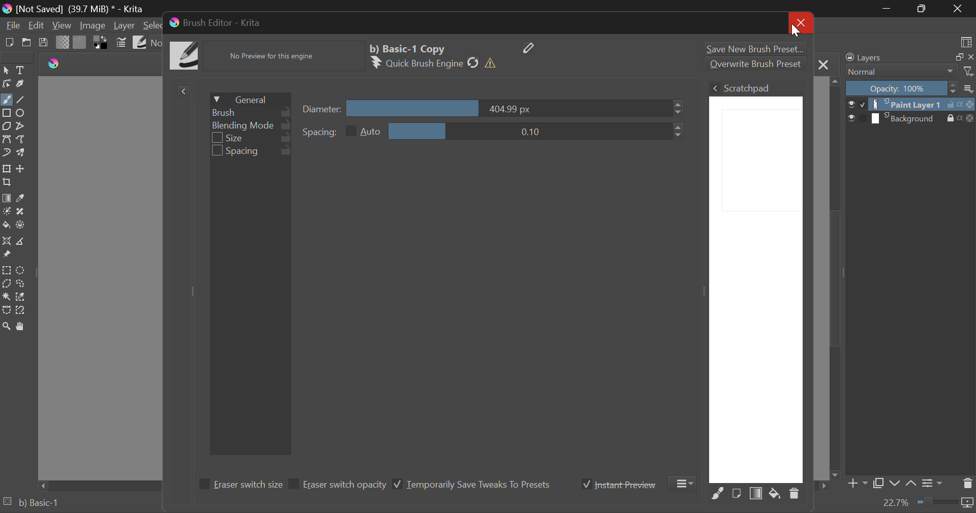 This screenshot has height=513, width=976. I want to click on Spacing, so click(251, 152).